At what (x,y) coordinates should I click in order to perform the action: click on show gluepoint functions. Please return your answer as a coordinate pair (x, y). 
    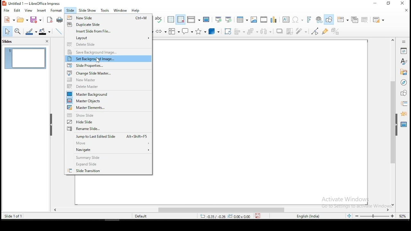
    Looking at the image, I should click on (325, 31).